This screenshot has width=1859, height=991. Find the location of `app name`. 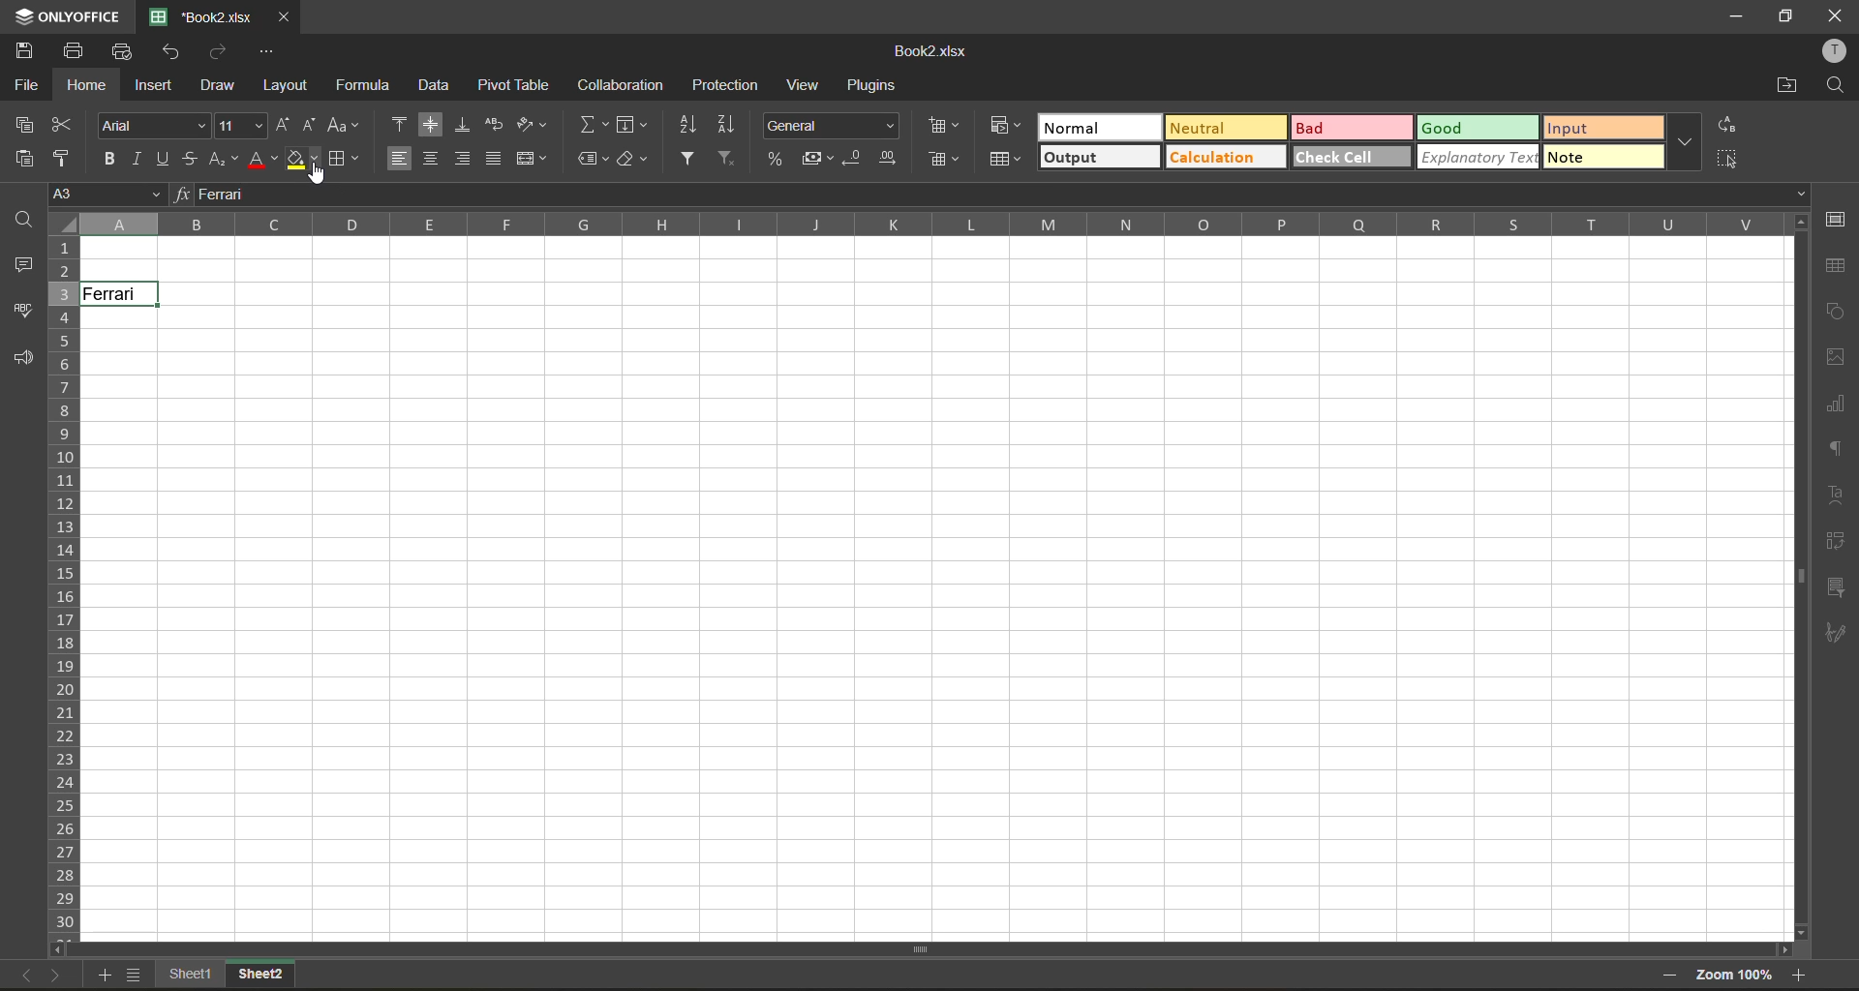

app name is located at coordinates (65, 15).